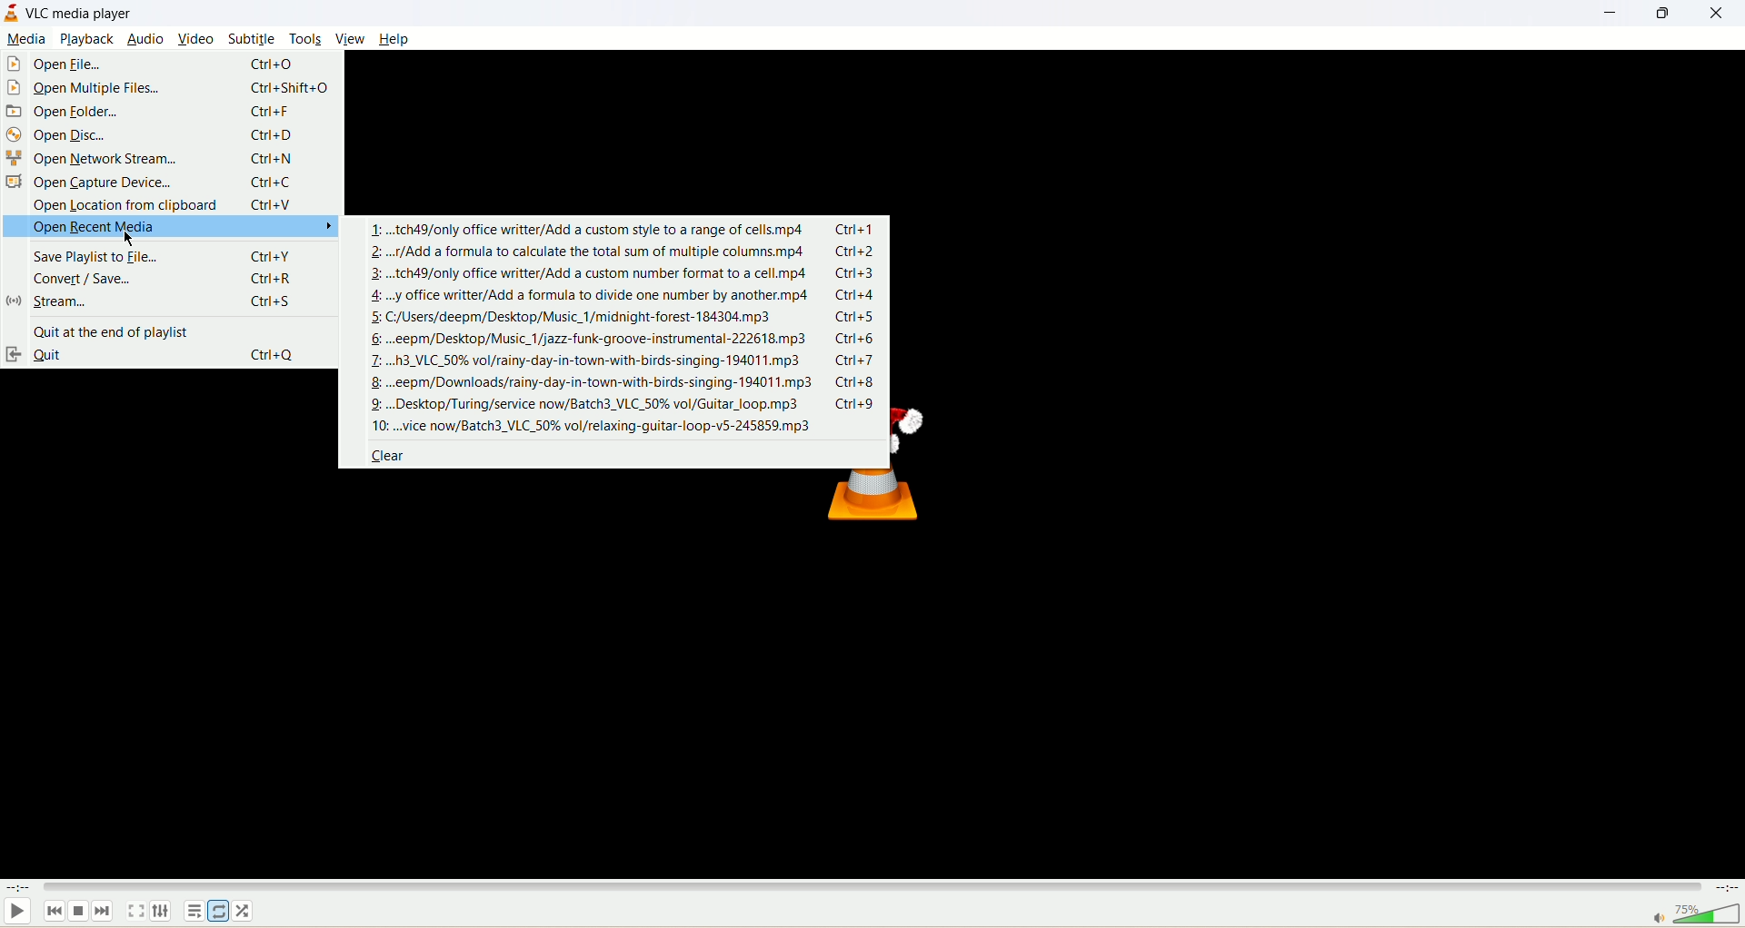  Describe the element at coordinates (593, 426) in the screenshot. I see `10: ...vice now/Batch3_VLC_50% vol/relaxing-guitar-loop-v5-245859.mp3` at that location.